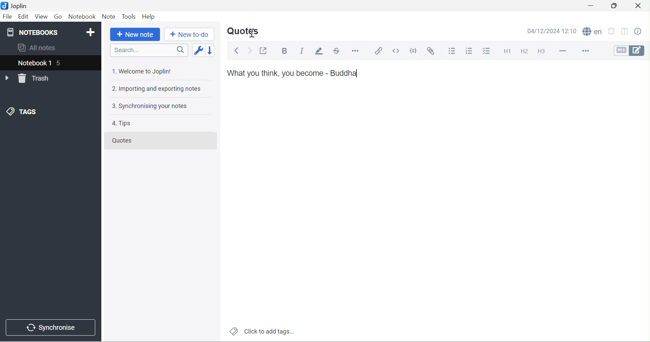  Describe the element at coordinates (252, 34) in the screenshot. I see `Cursor` at that location.